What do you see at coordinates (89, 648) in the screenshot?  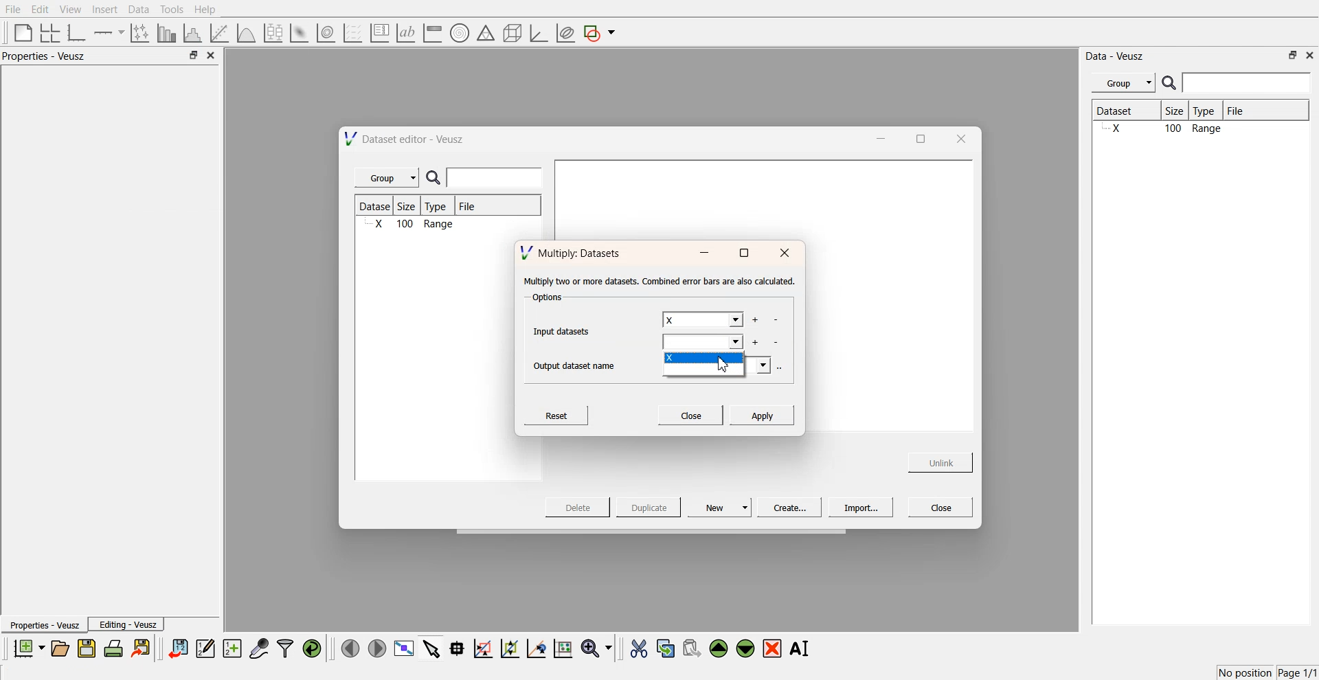 I see `save` at bounding box center [89, 648].